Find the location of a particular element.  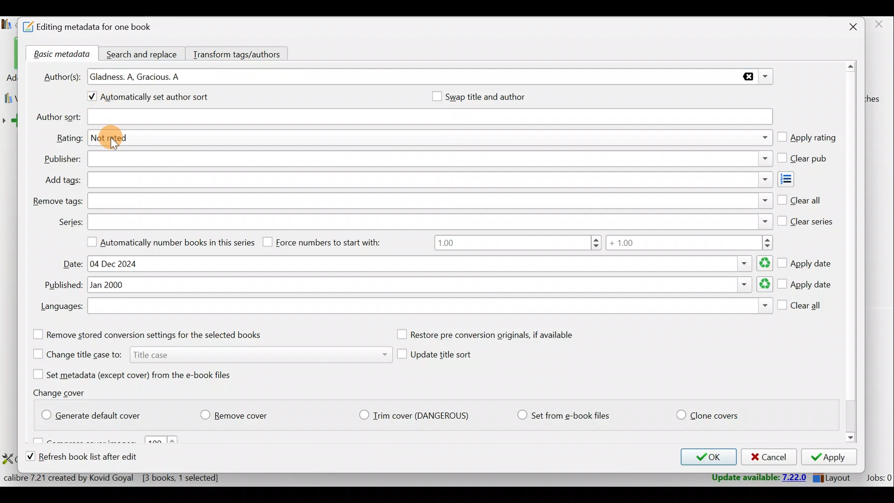

Rating: is located at coordinates (69, 138).